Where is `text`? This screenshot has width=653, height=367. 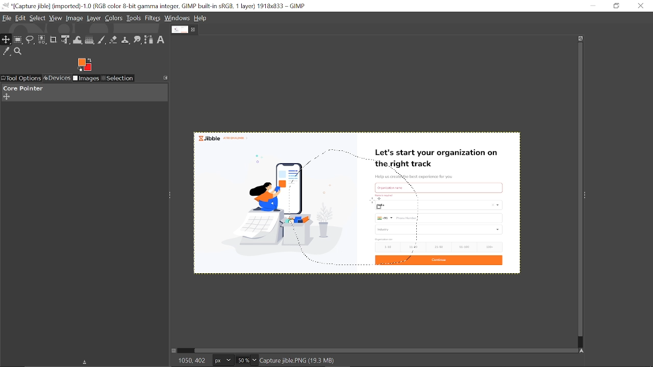
text is located at coordinates (397, 187).